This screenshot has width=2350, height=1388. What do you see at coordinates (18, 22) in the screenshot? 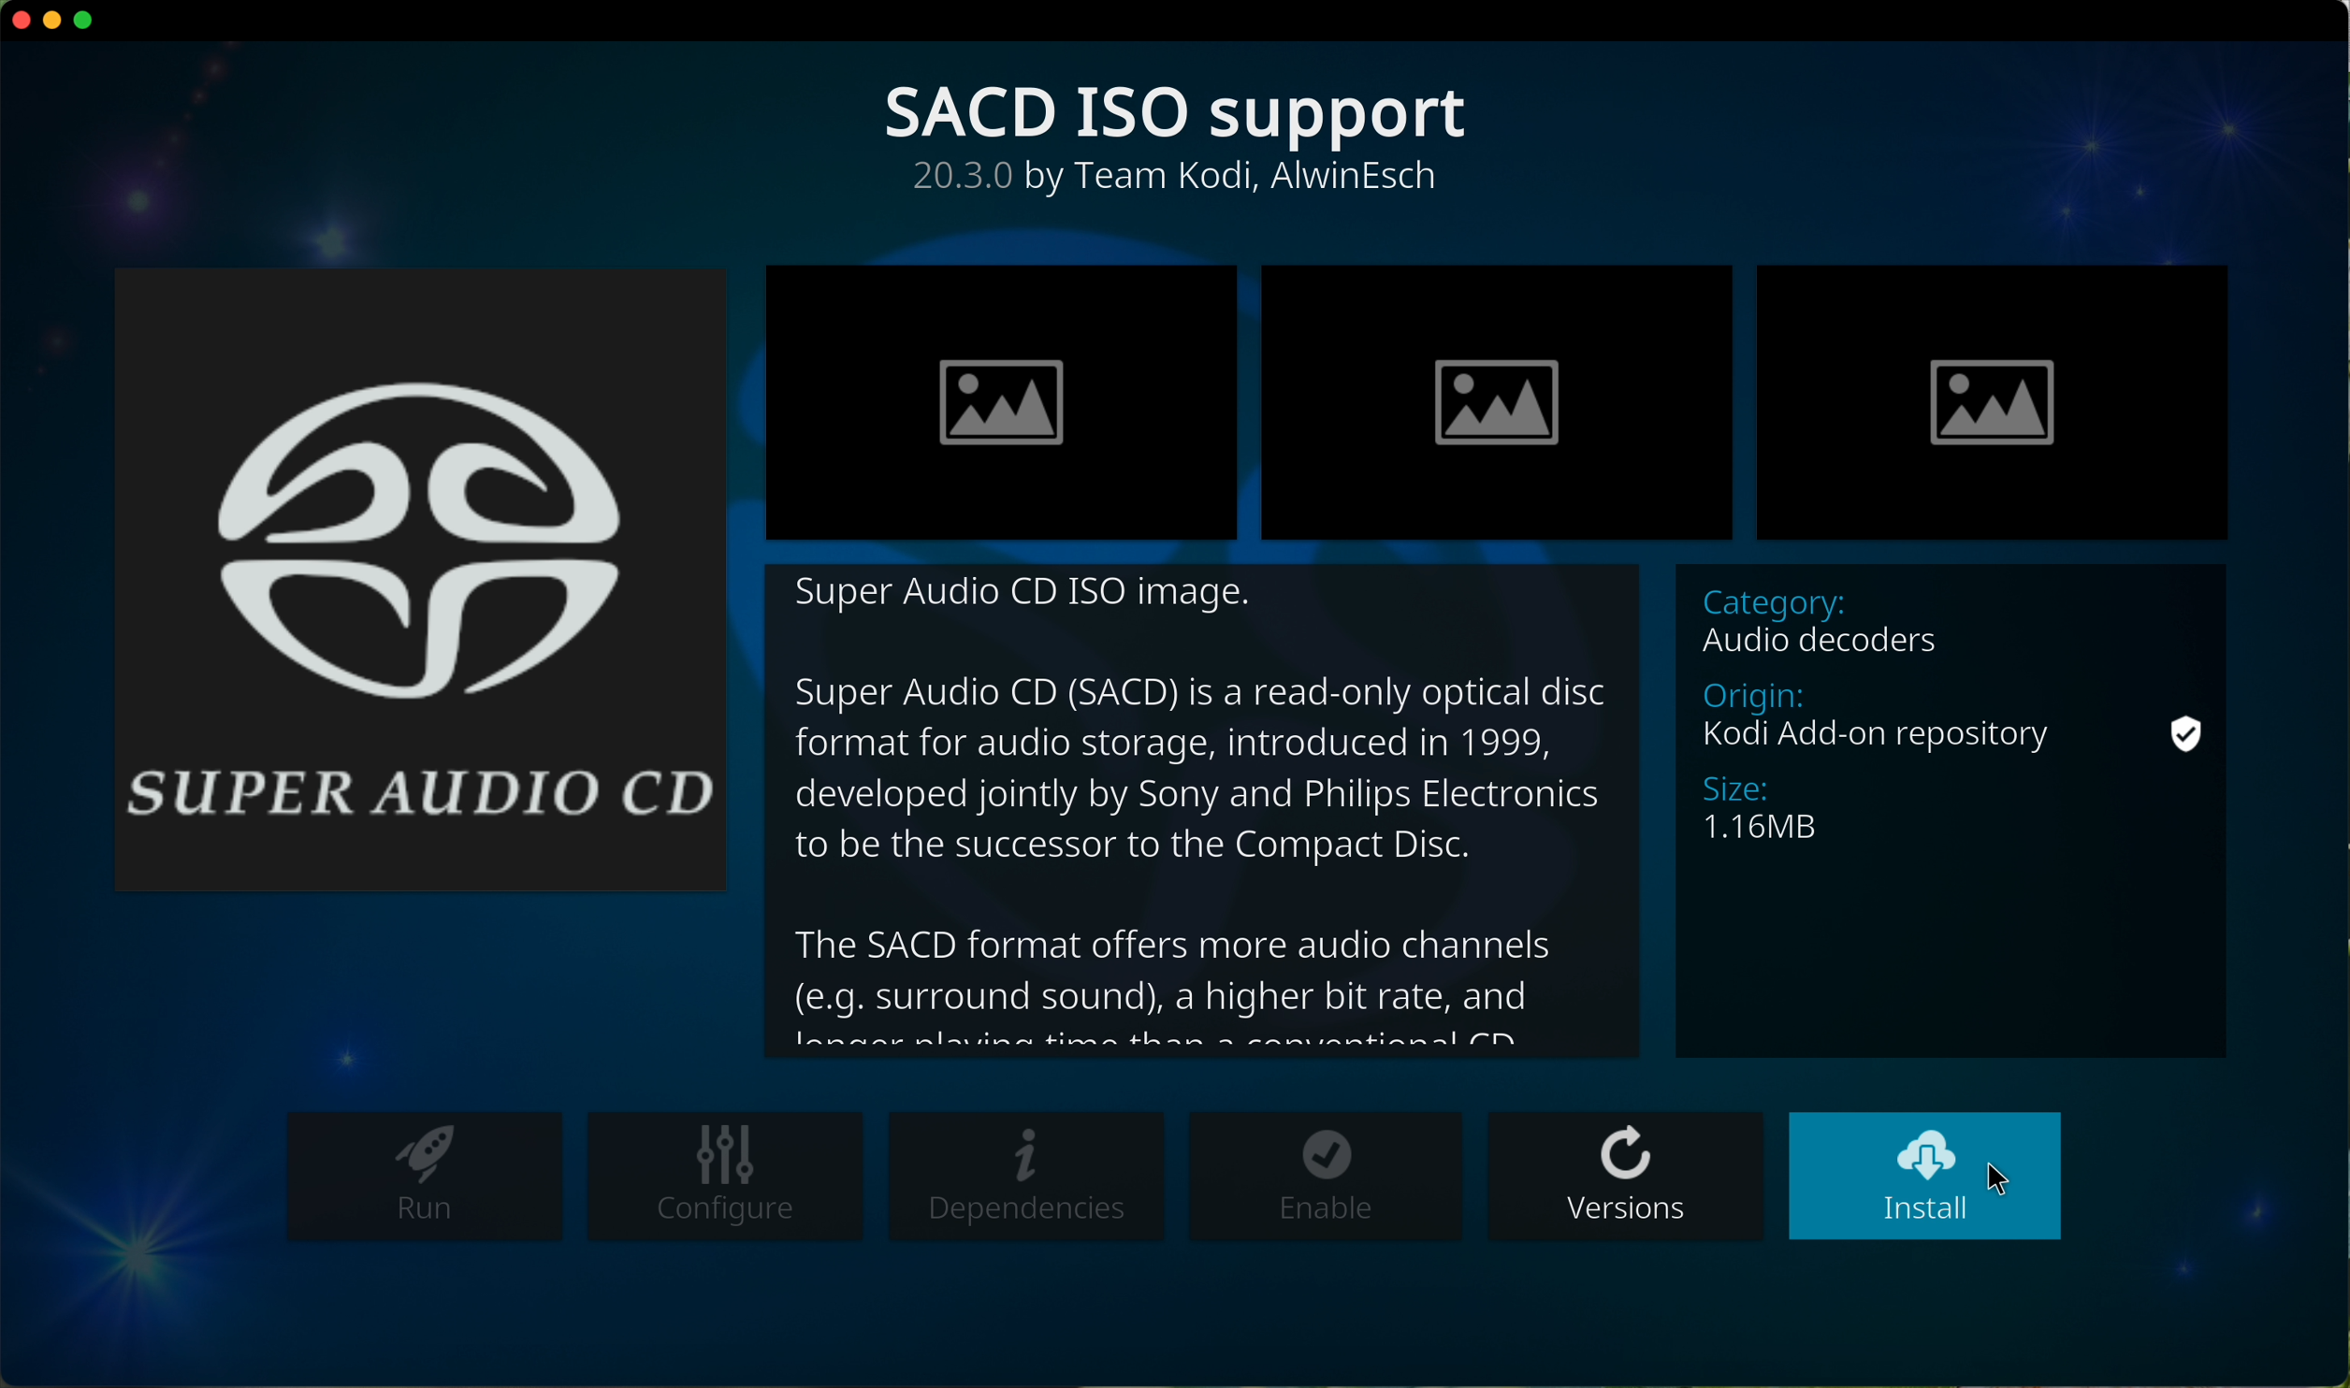
I see `close program` at bounding box center [18, 22].